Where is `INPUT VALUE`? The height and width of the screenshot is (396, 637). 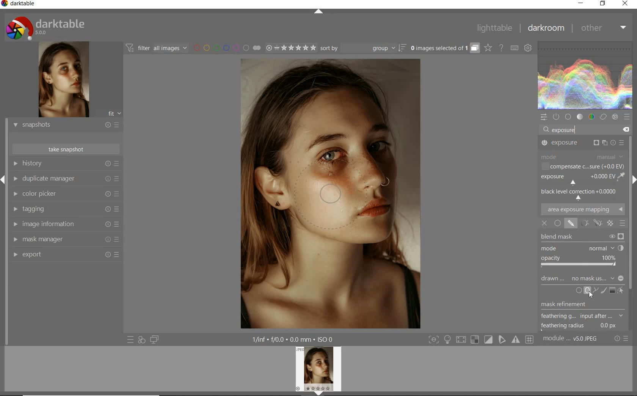 INPUT VALUE is located at coordinates (567, 130).